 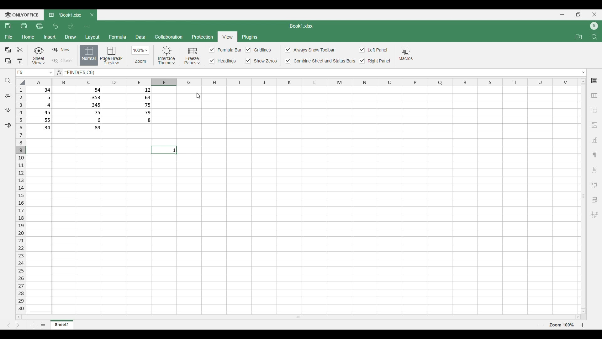 I want to click on File menu, so click(x=9, y=37).